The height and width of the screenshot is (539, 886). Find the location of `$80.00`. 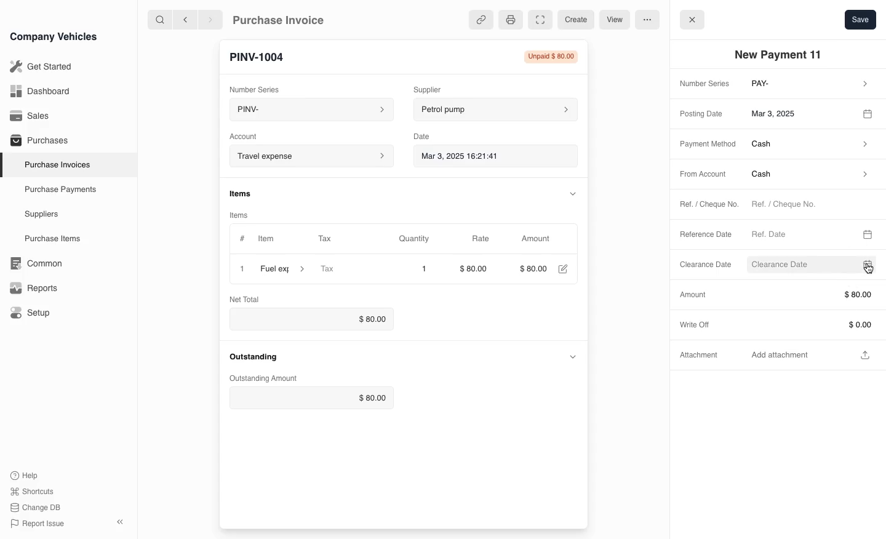

$80.00 is located at coordinates (313, 398).